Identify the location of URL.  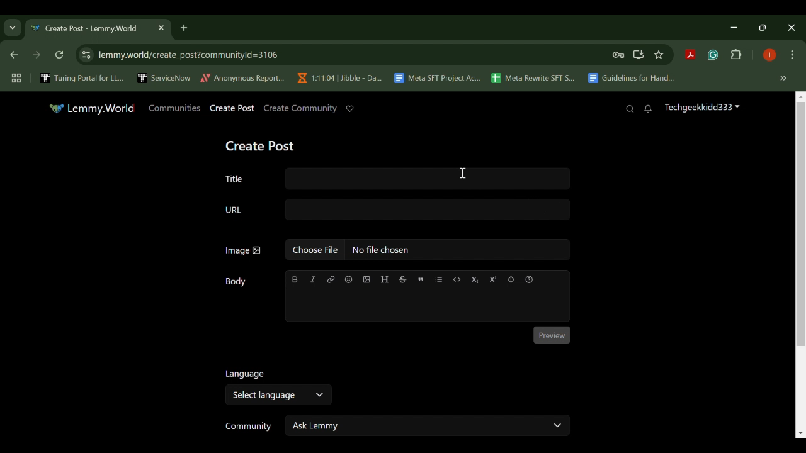
(397, 210).